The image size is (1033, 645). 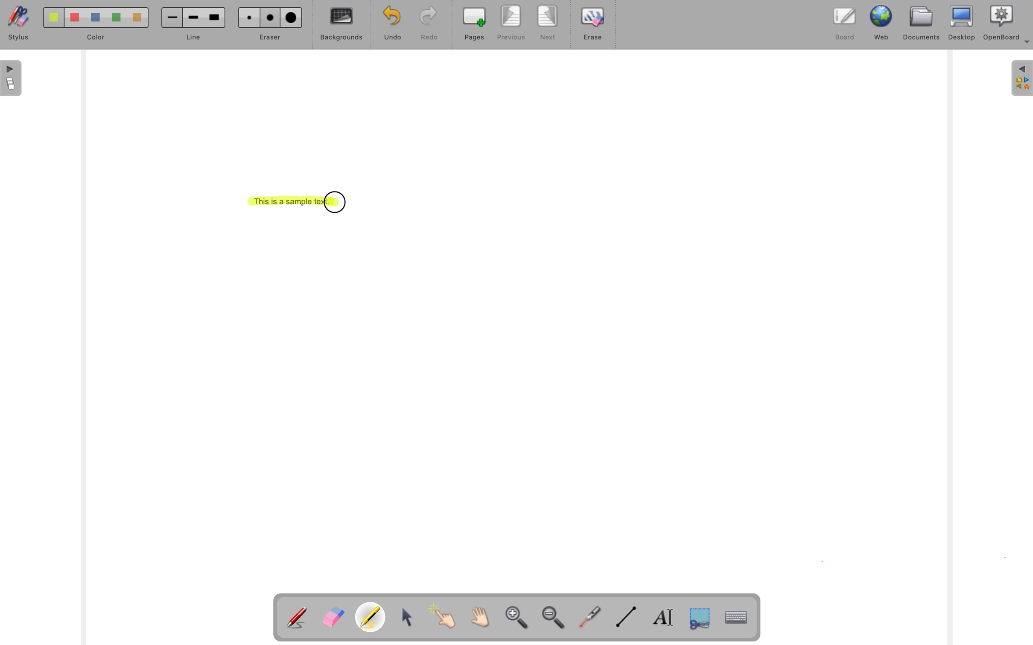 What do you see at coordinates (882, 24) in the screenshot?
I see `web` at bounding box center [882, 24].